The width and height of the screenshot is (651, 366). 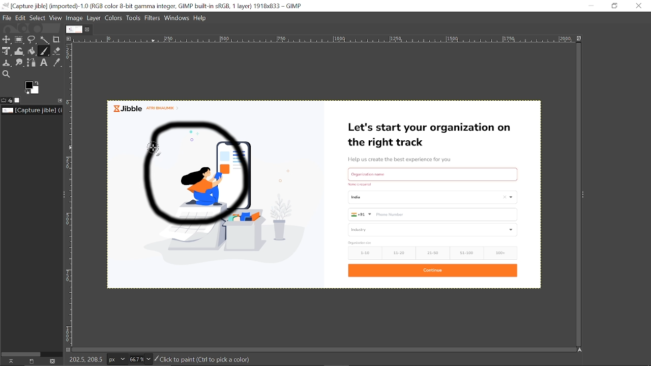 I want to click on Windows, so click(x=177, y=18).